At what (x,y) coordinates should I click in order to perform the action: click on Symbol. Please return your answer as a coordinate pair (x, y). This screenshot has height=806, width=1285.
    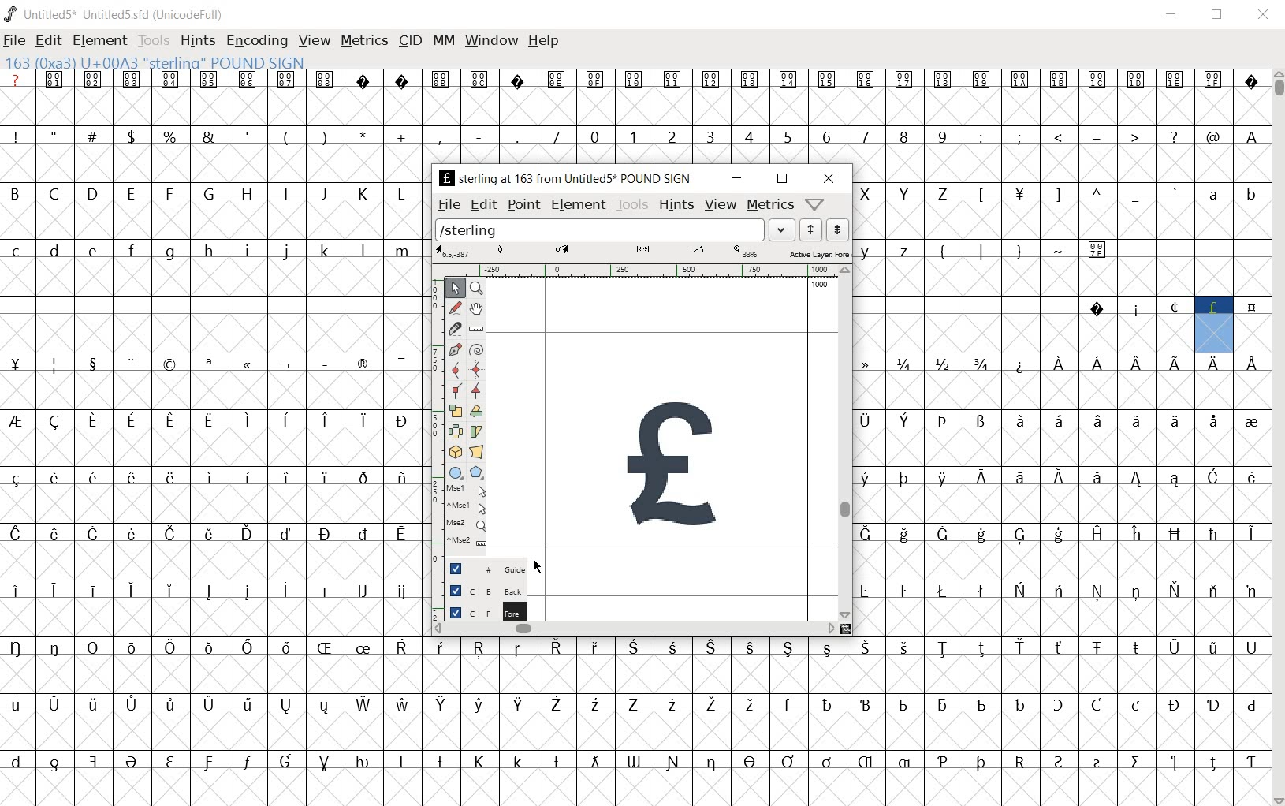
    Looking at the image, I should click on (981, 649).